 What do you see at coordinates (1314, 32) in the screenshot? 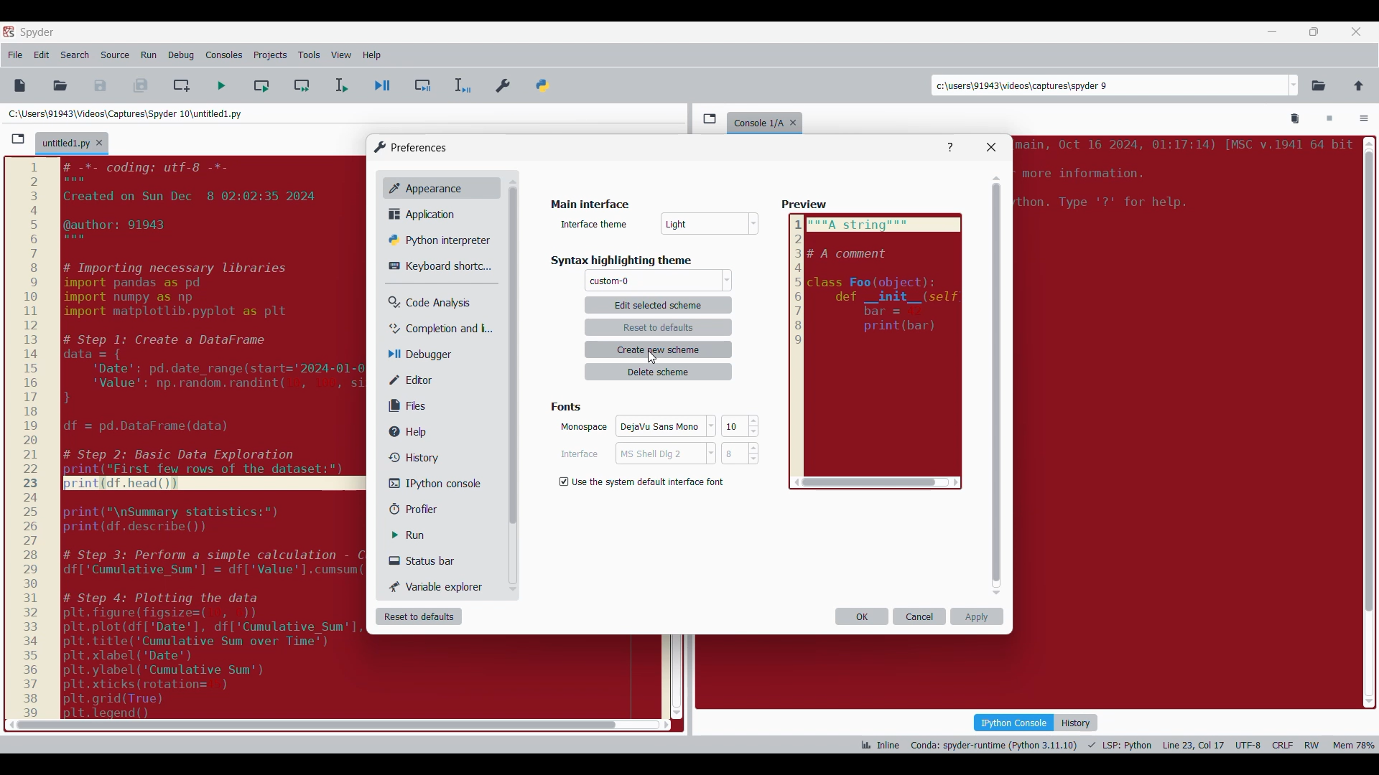
I see `Show in smaller tab` at bounding box center [1314, 32].